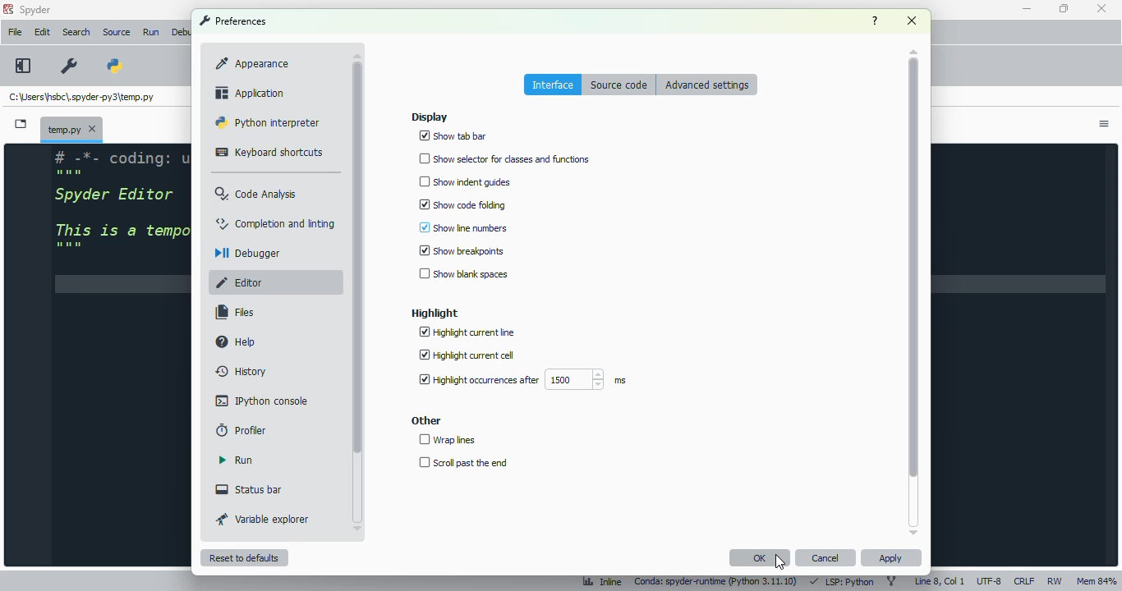  What do you see at coordinates (8, 9) in the screenshot?
I see `logo` at bounding box center [8, 9].